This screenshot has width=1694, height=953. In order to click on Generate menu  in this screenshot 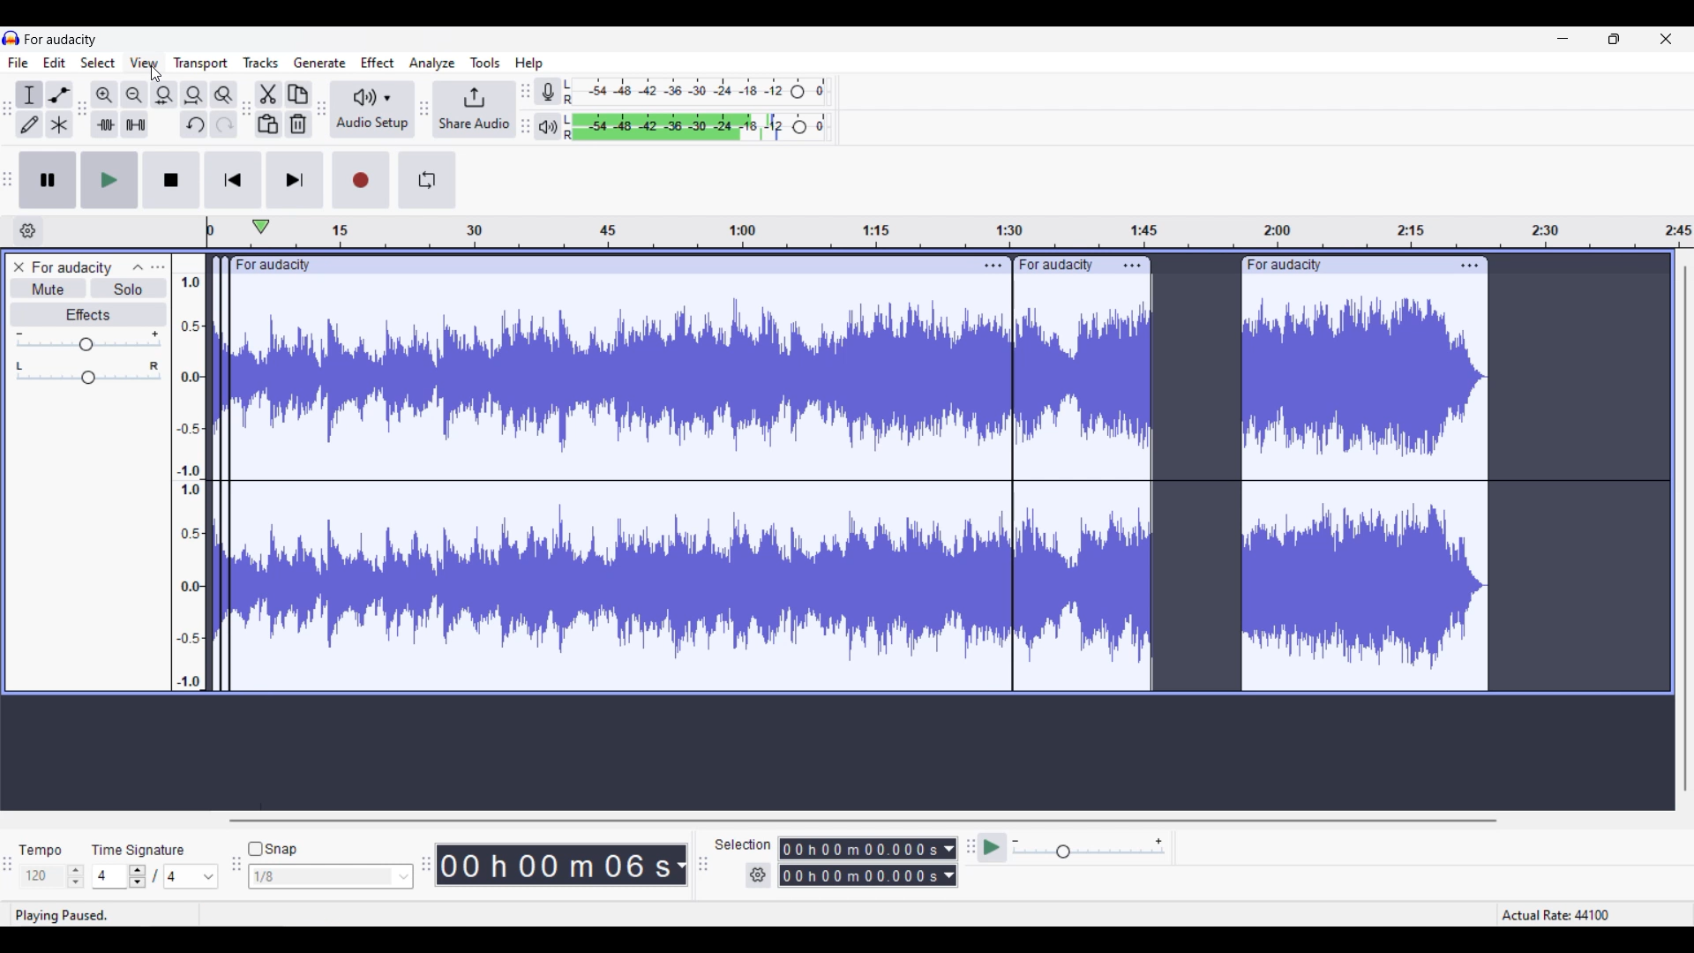, I will do `click(320, 64)`.